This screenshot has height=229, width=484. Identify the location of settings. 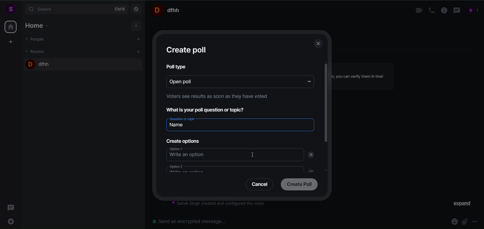
(12, 221).